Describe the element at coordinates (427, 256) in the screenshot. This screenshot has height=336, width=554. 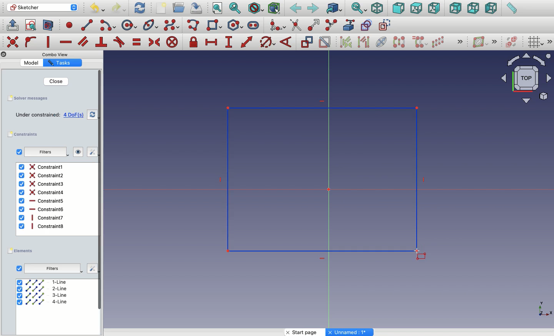
I see `Cursor` at that location.